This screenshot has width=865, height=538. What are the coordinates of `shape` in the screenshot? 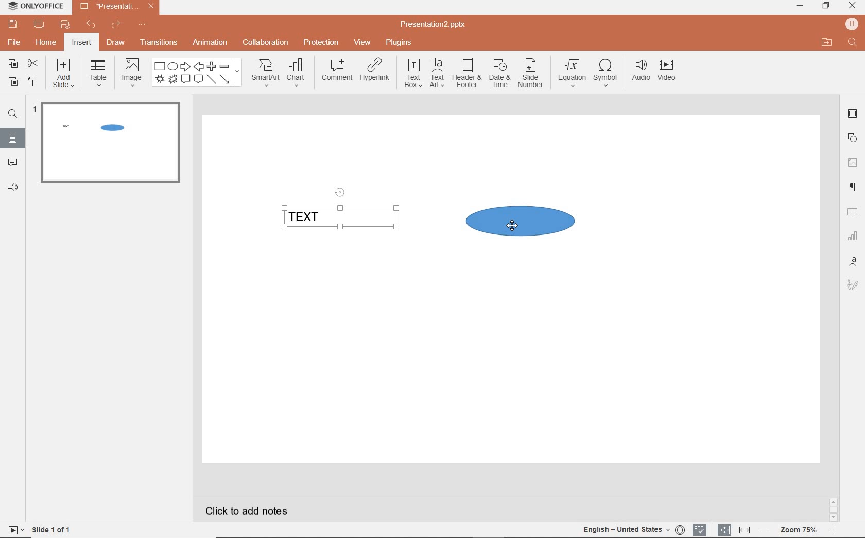 It's located at (197, 73).